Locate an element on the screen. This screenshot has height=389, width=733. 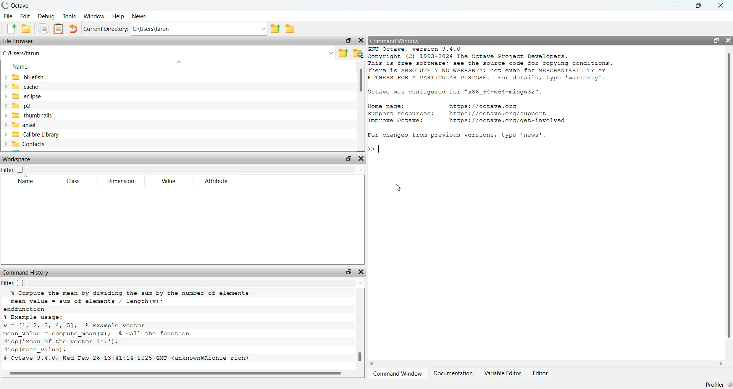
scroll left is located at coordinates (373, 364).